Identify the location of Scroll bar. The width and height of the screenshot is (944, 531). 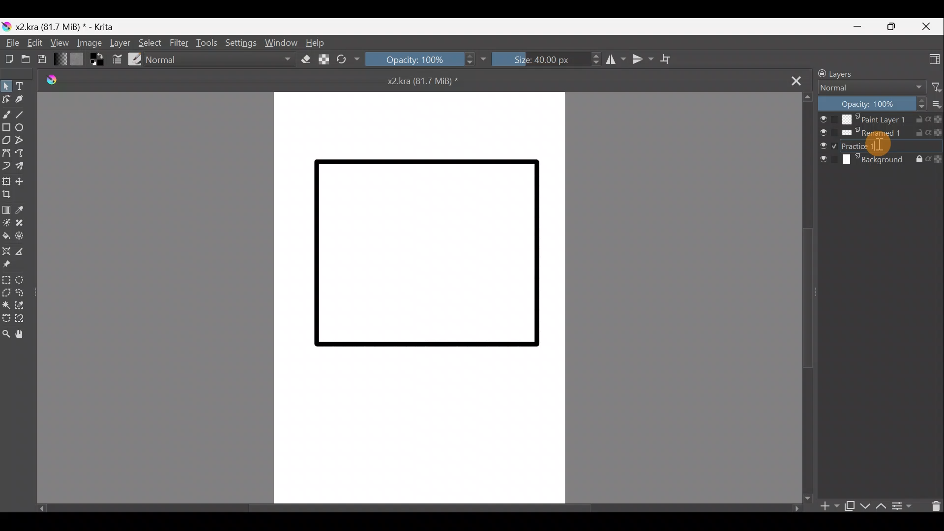
(803, 296).